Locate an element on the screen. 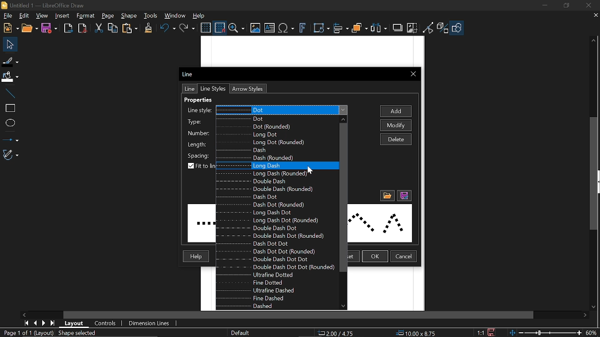 The image size is (600, 337). Fit to the thickness is located at coordinates (201, 167).